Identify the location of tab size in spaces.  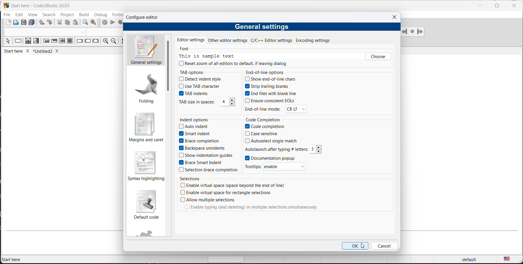
(198, 102).